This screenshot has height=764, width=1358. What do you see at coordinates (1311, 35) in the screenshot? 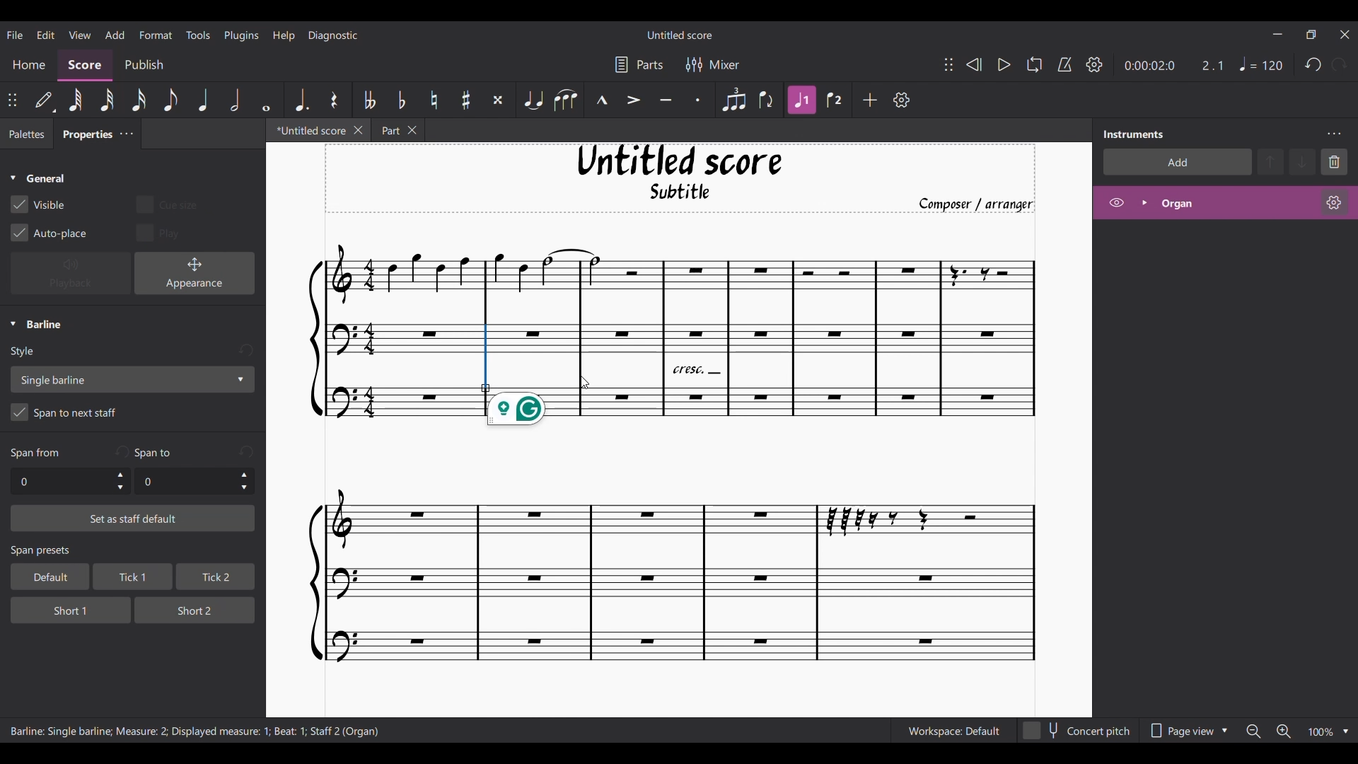
I see `Show interface in a smaller tab` at bounding box center [1311, 35].